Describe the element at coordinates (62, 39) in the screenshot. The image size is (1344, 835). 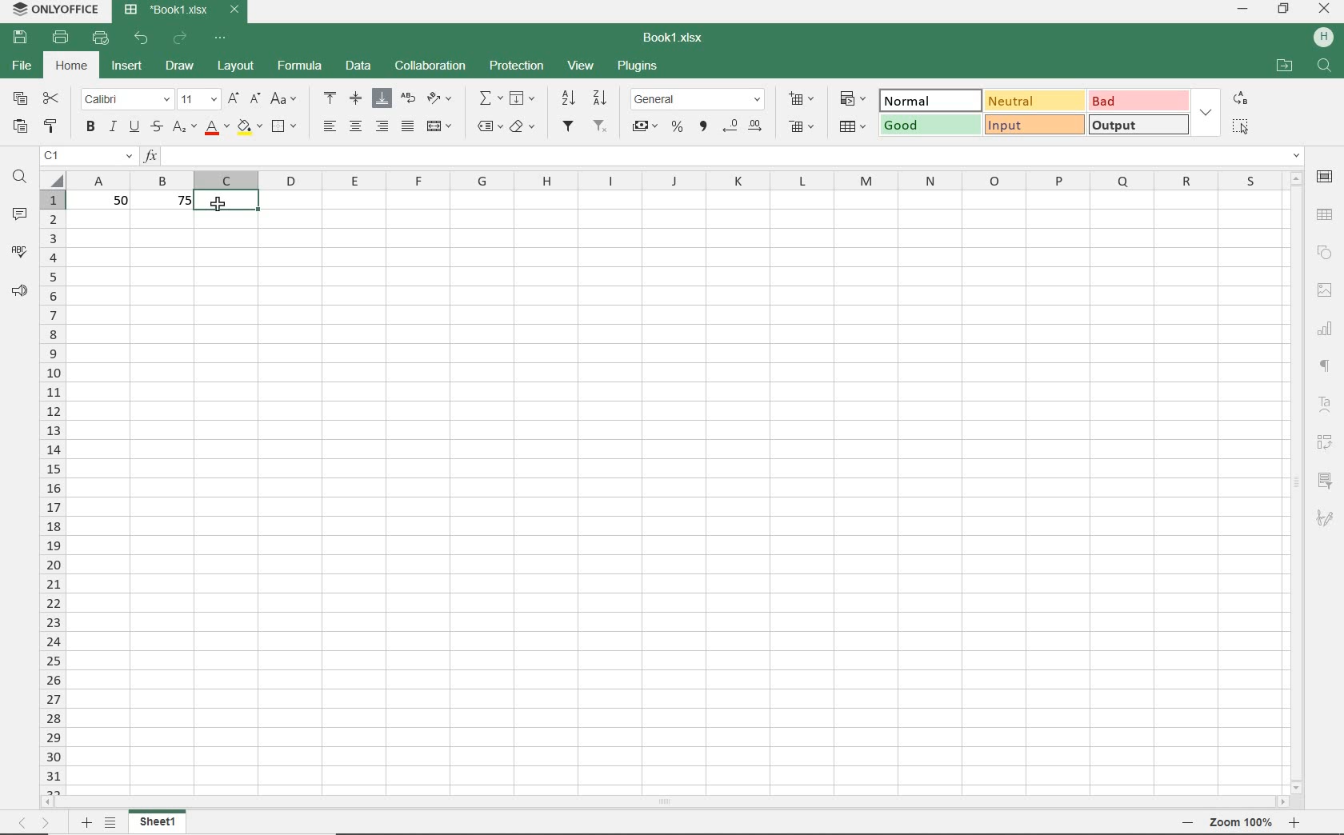
I see `print` at that location.